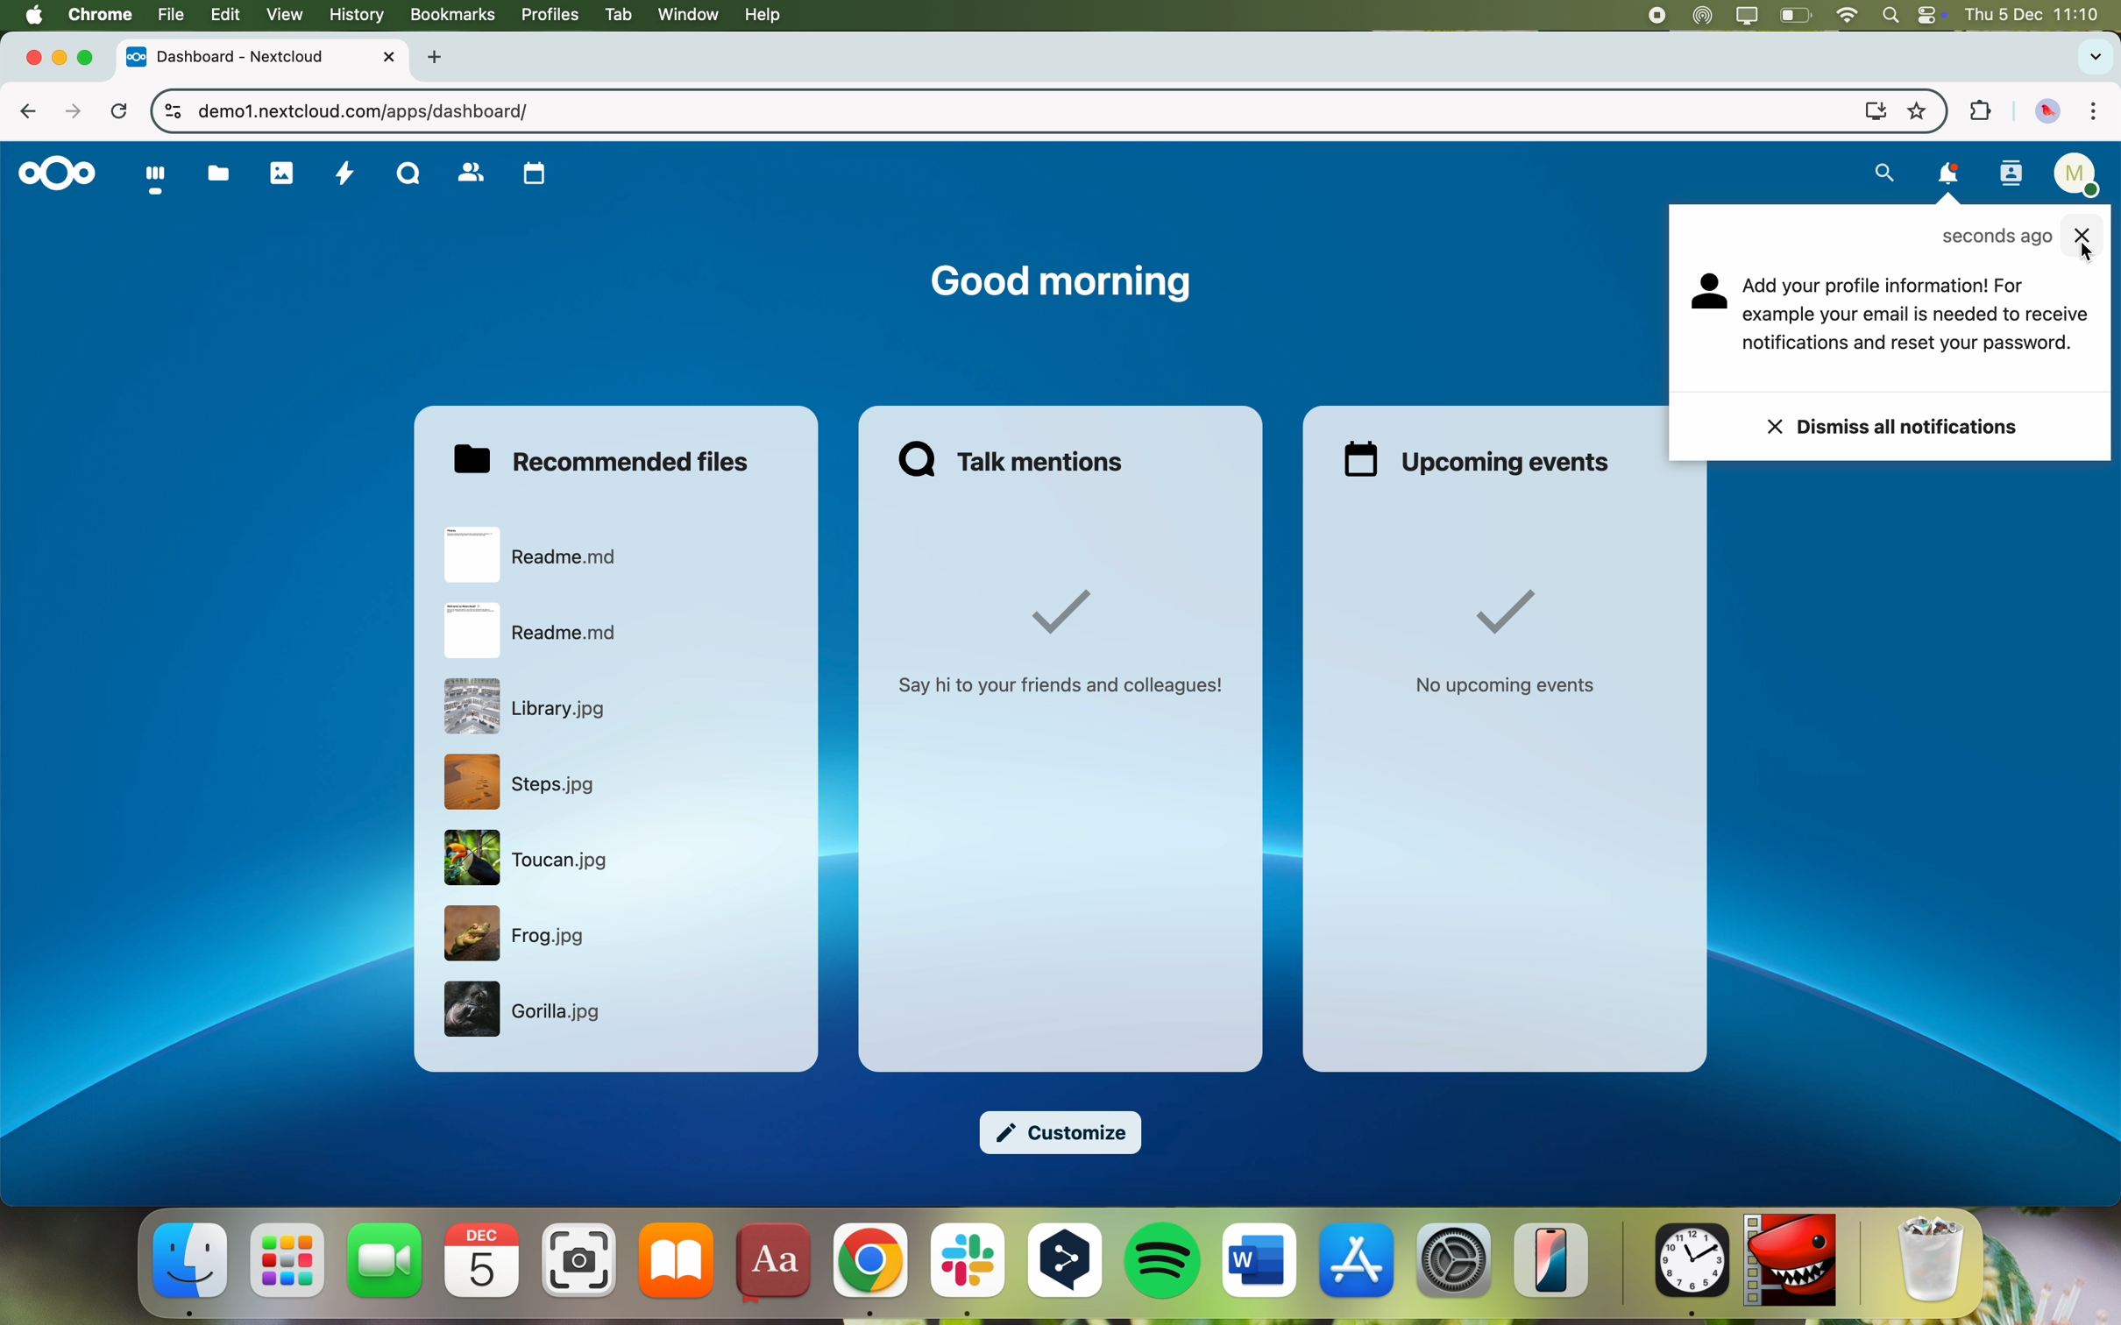  I want to click on edit, so click(223, 15).